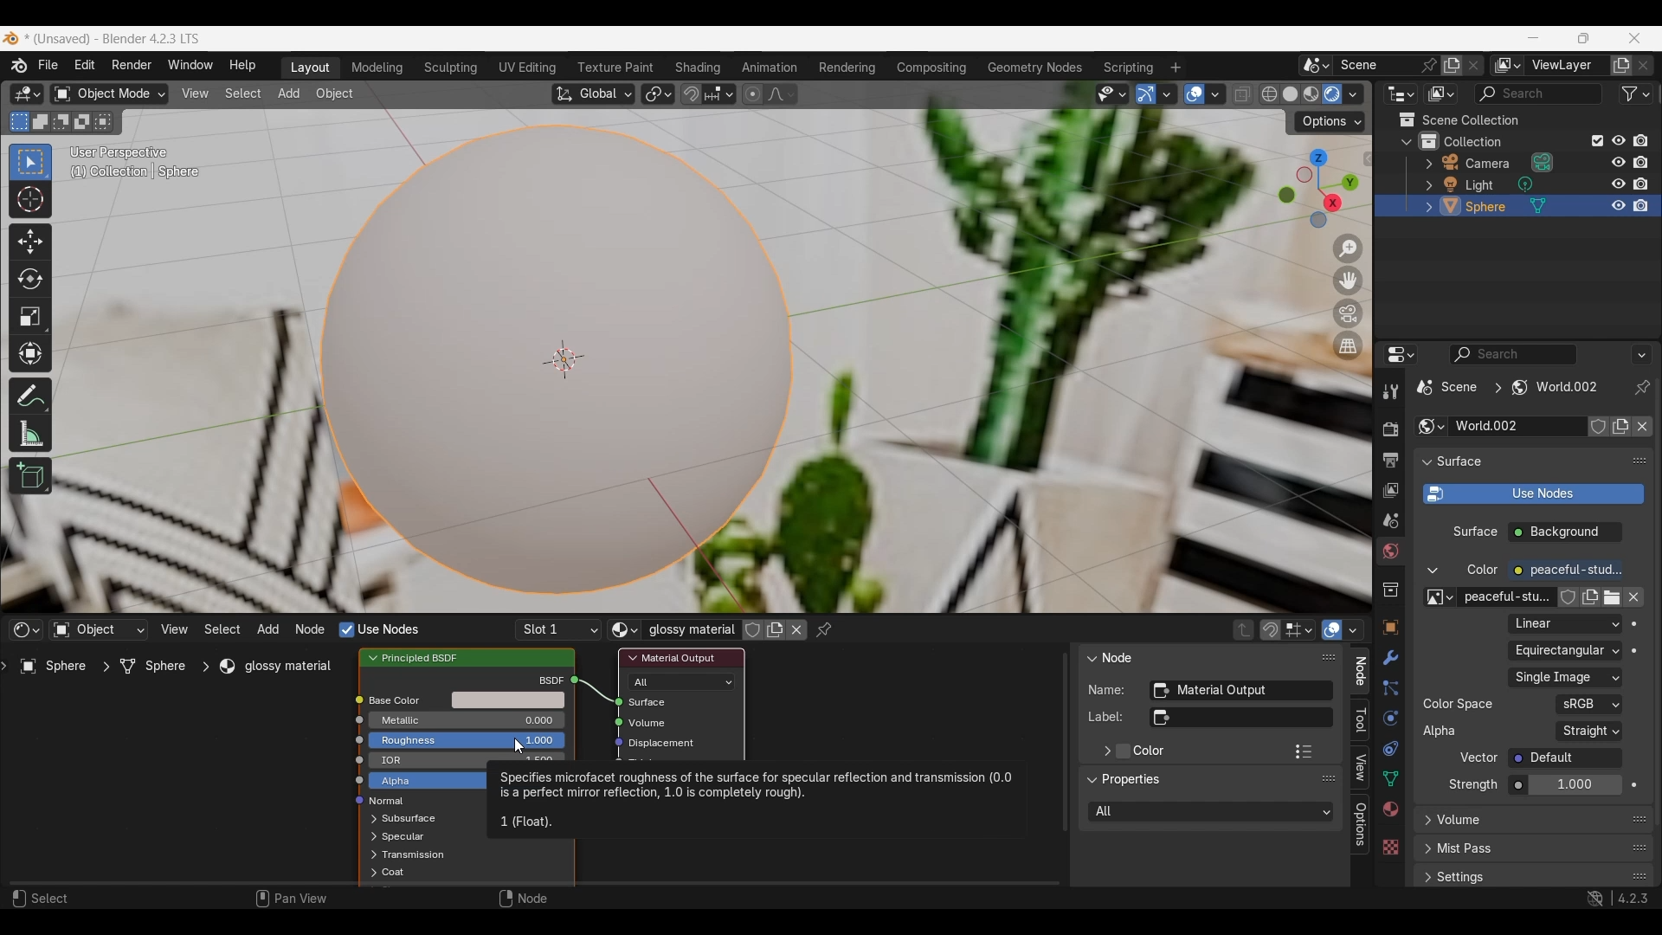  I want to click on Select, so click(49, 898).